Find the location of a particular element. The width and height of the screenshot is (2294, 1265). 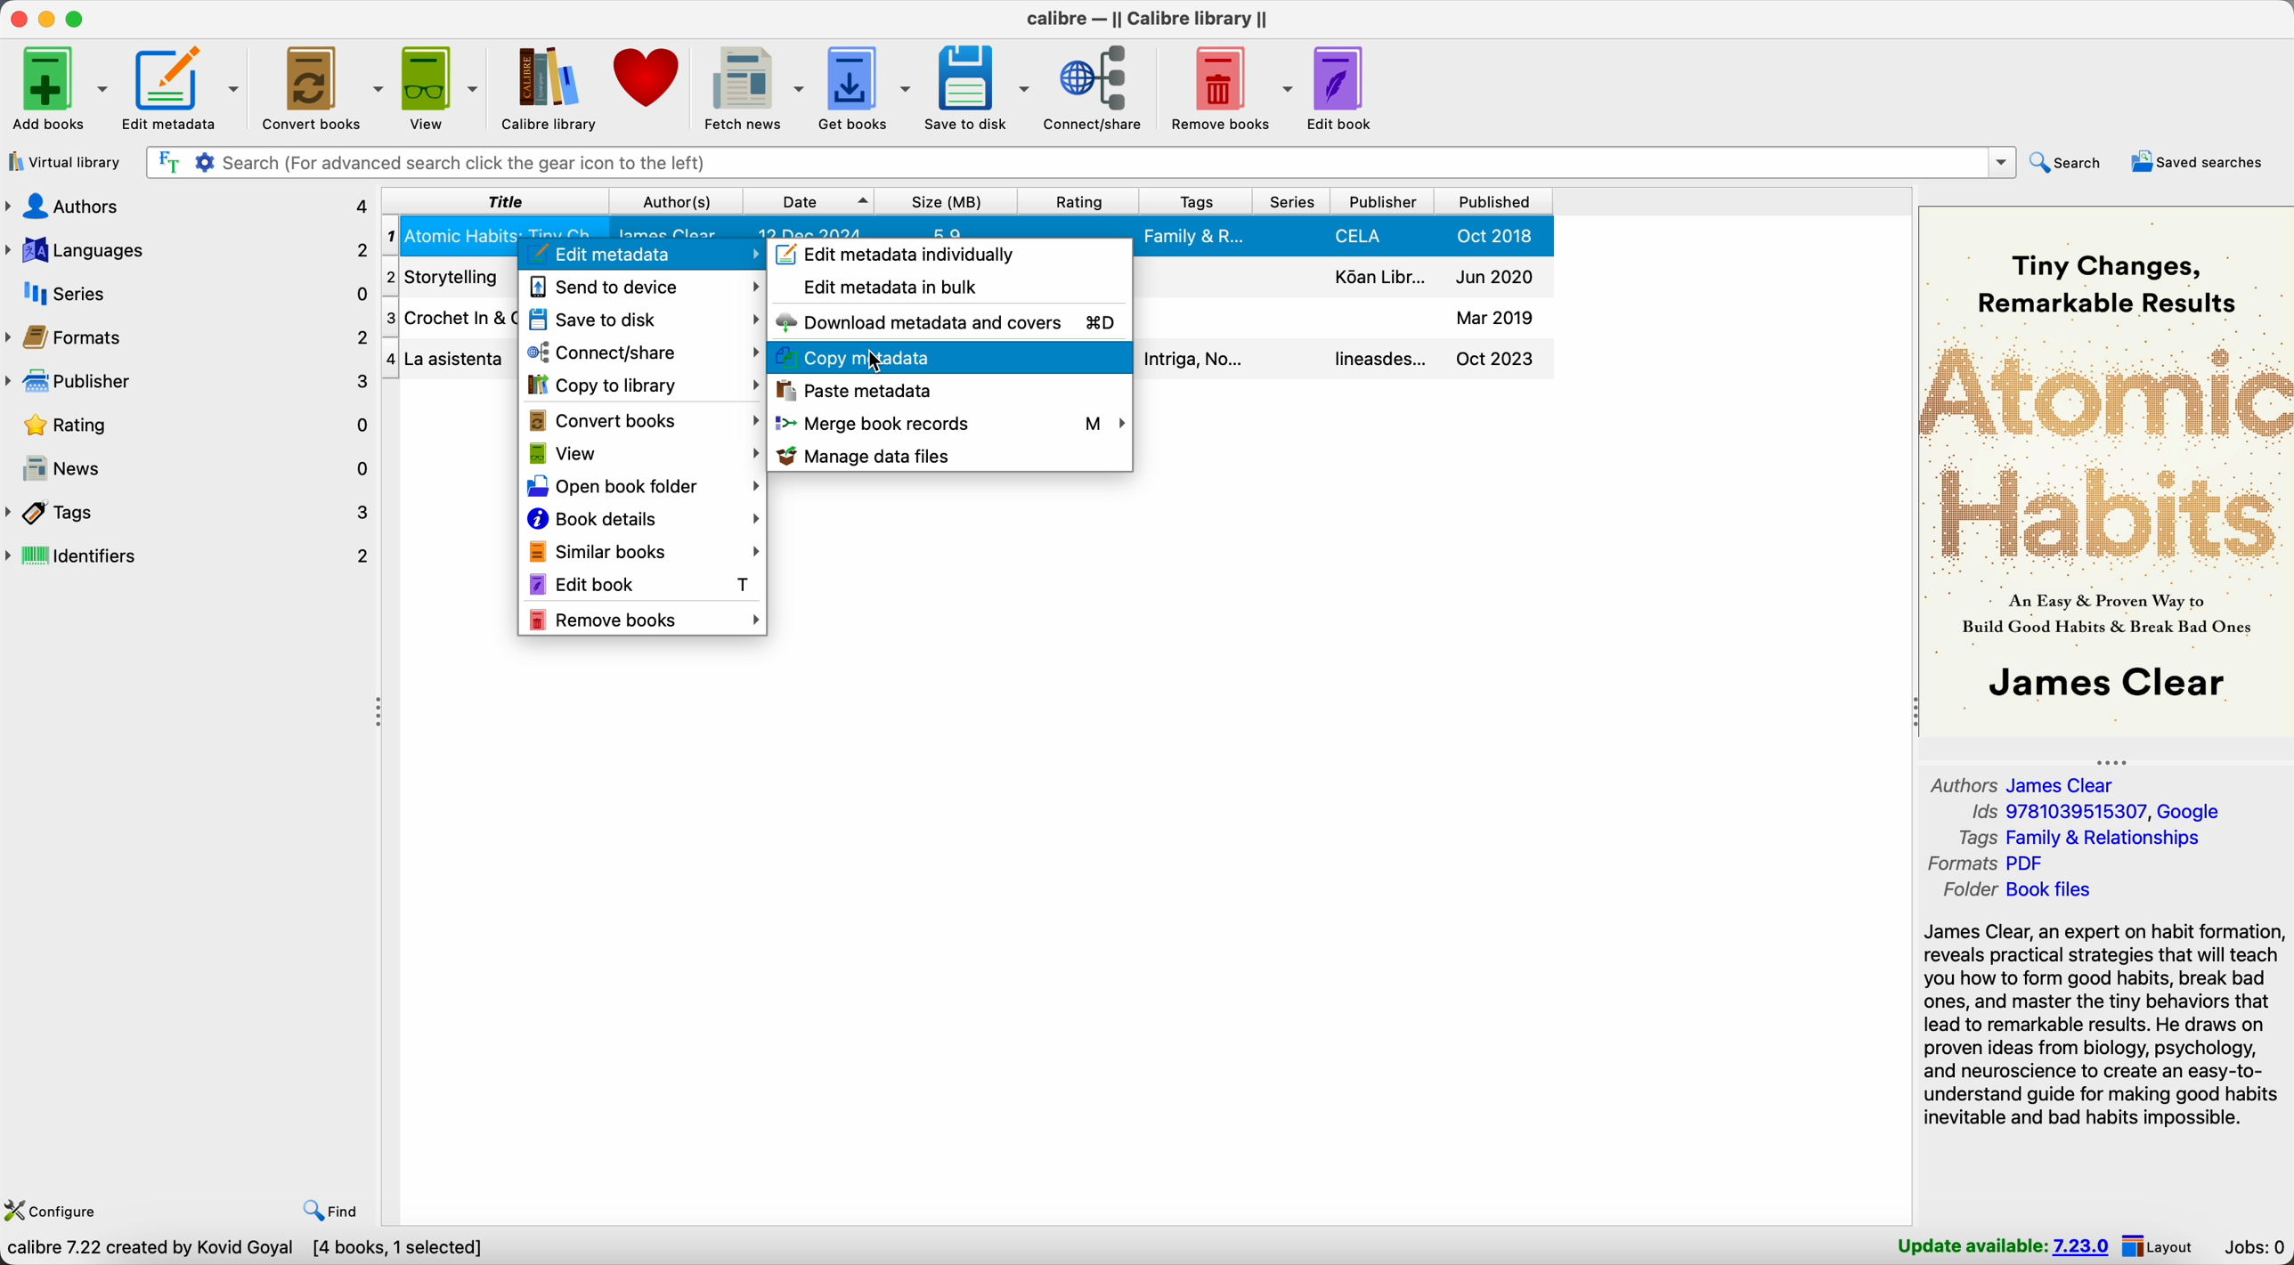

open book folder is located at coordinates (644, 485).